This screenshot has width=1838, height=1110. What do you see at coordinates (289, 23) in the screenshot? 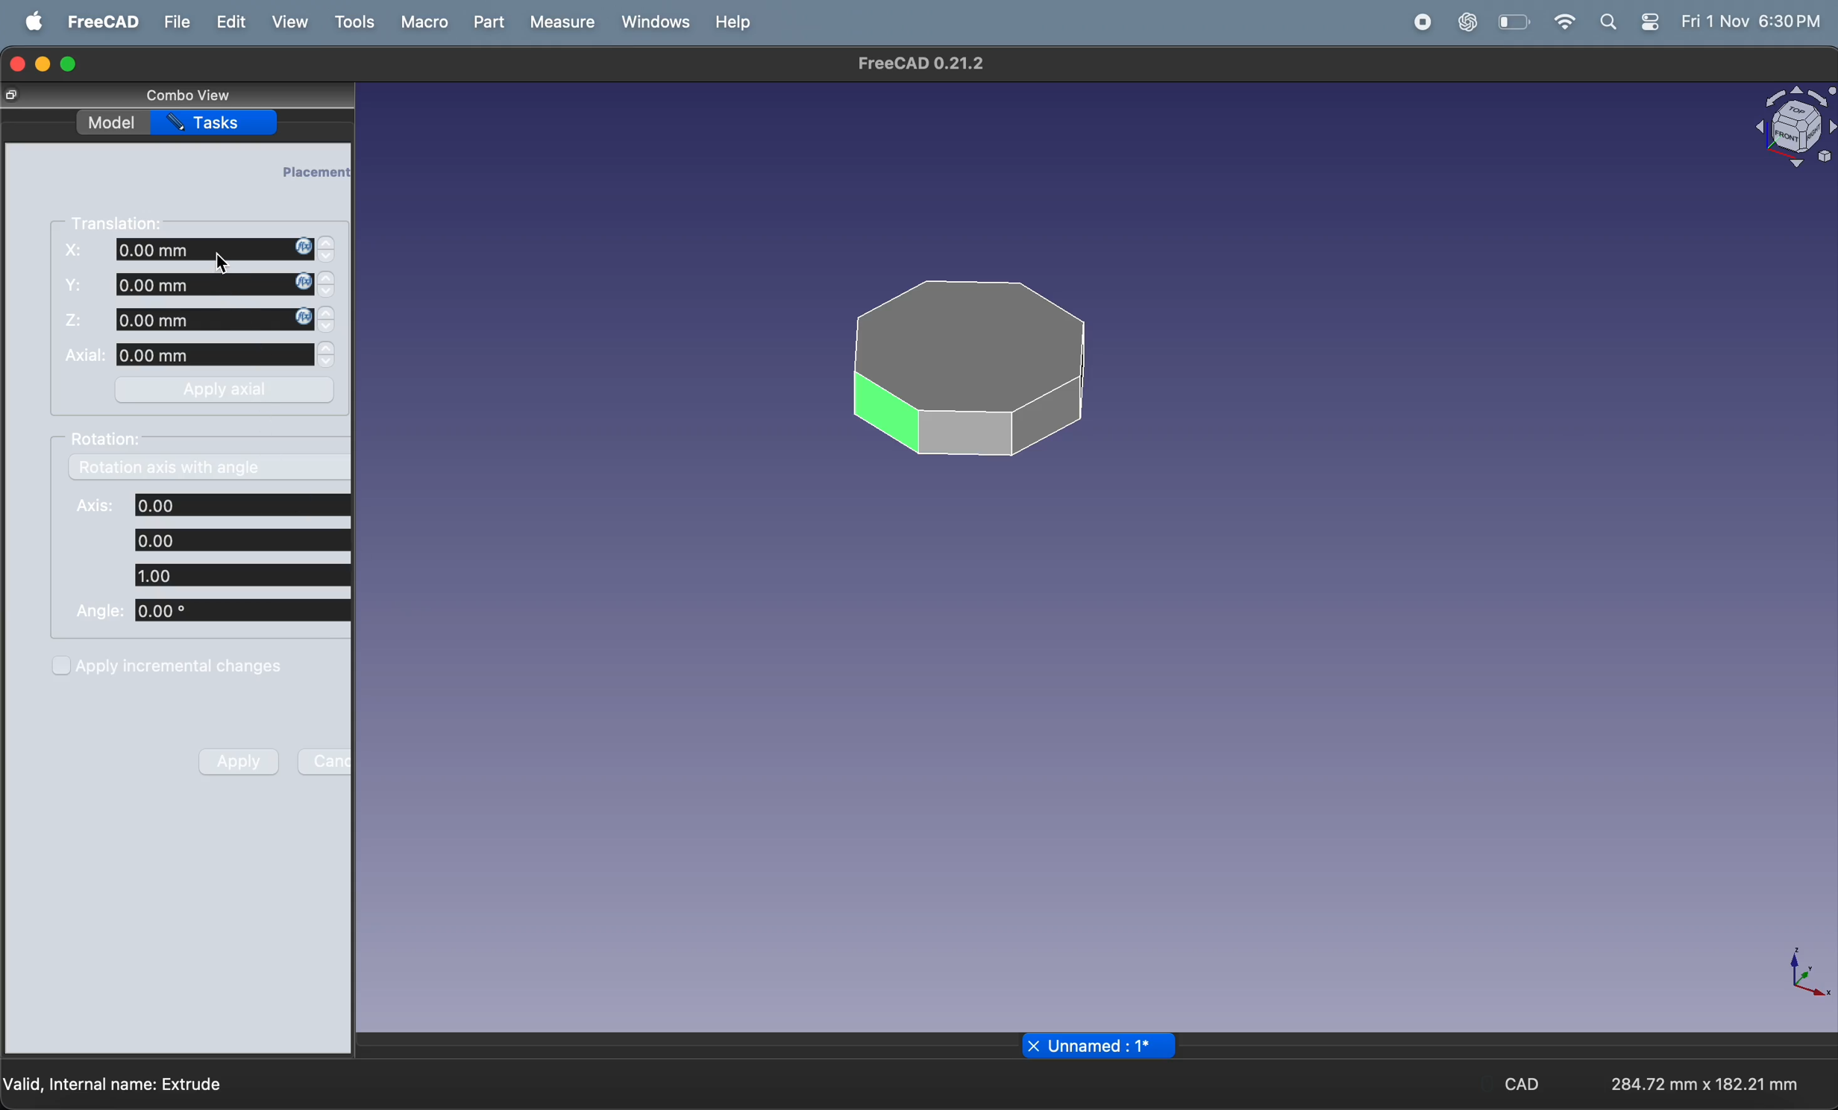
I see `view` at bounding box center [289, 23].